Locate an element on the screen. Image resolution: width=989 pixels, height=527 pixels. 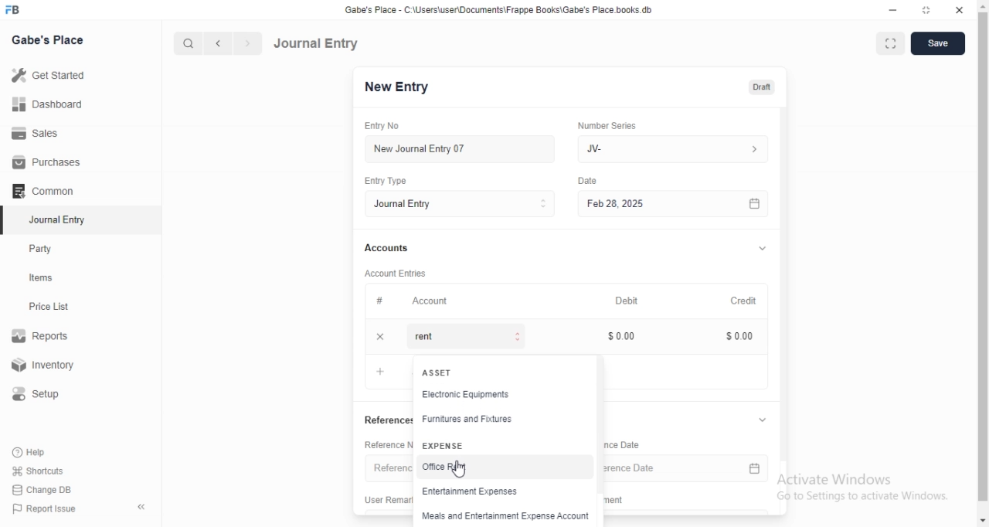
‘Report Issue is located at coordinates (42, 508).